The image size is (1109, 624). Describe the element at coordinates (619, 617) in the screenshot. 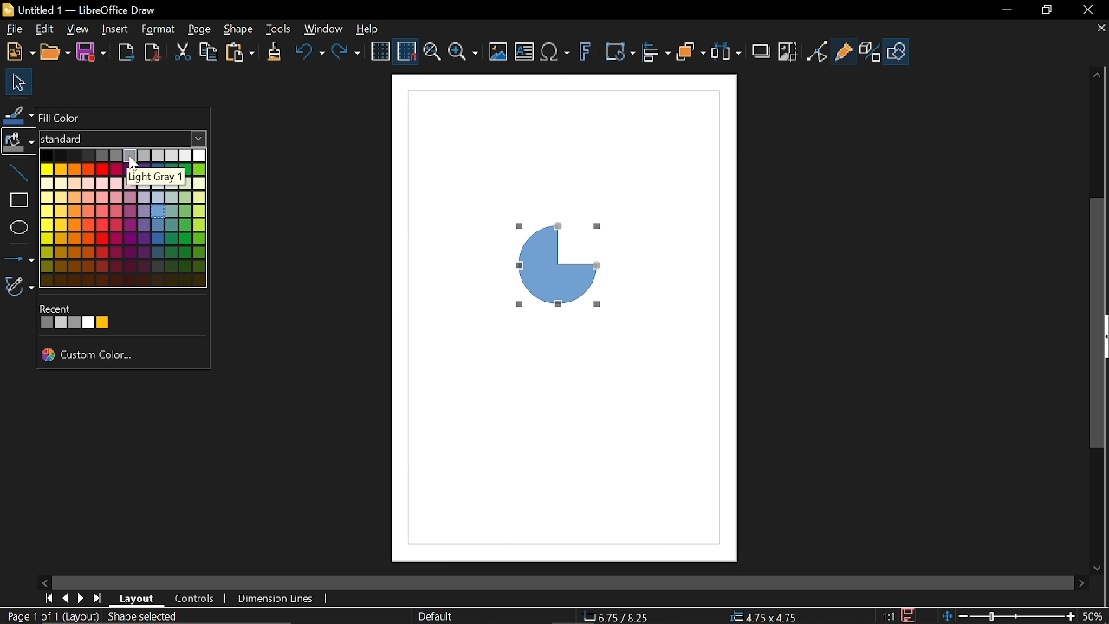

I see `6.75/8.25 (cursor position)` at that location.